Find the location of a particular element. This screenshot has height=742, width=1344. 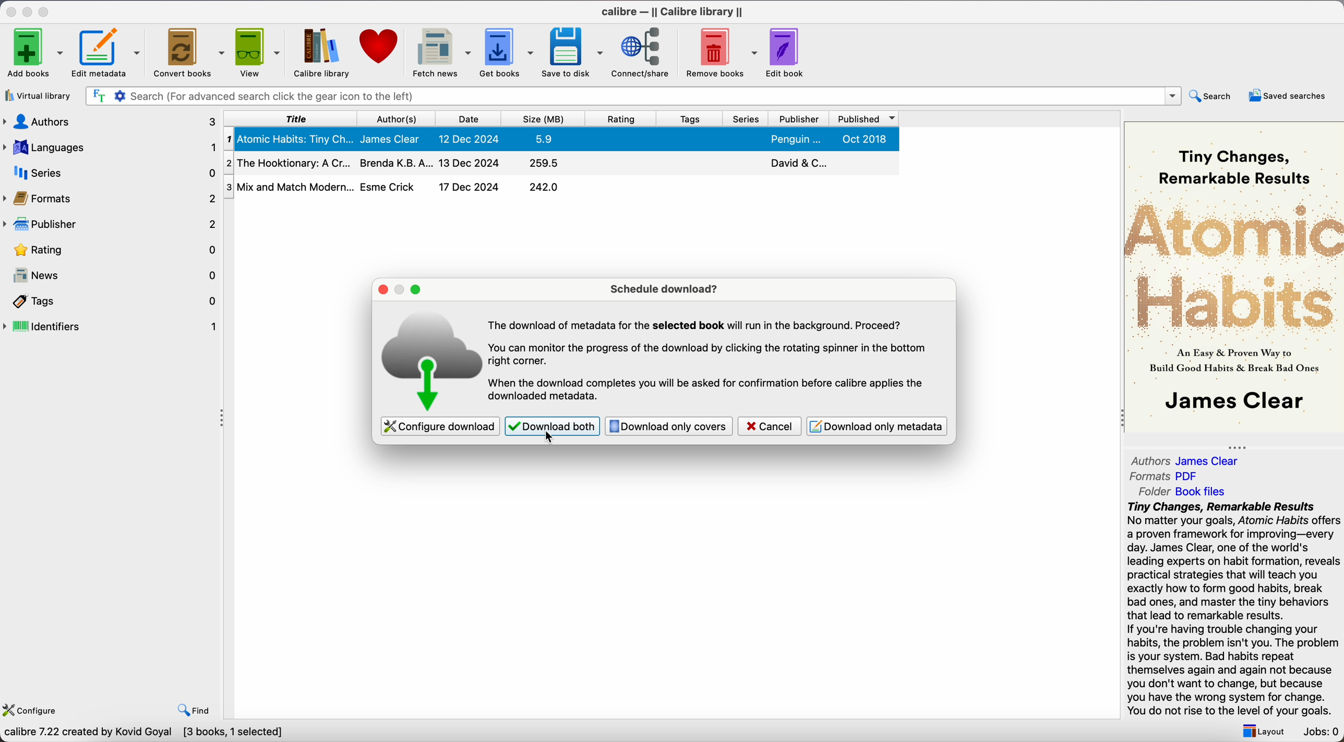

rating is located at coordinates (114, 250).